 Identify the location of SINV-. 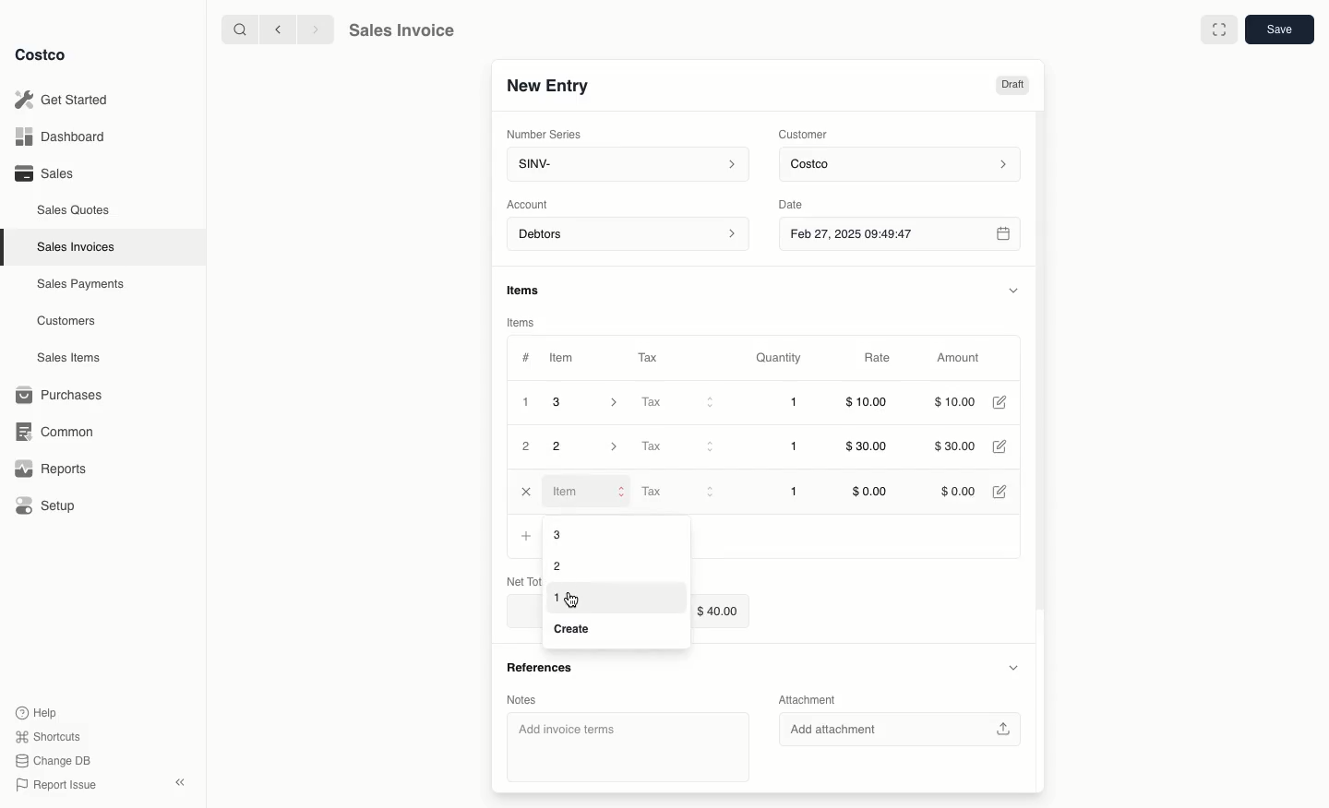
(624, 166).